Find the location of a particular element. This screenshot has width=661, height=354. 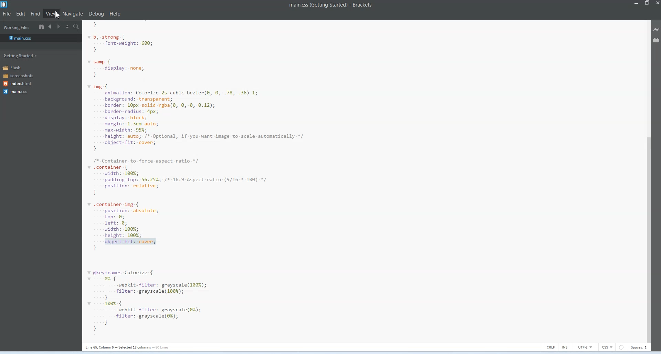

Logo is located at coordinates (6, 4).